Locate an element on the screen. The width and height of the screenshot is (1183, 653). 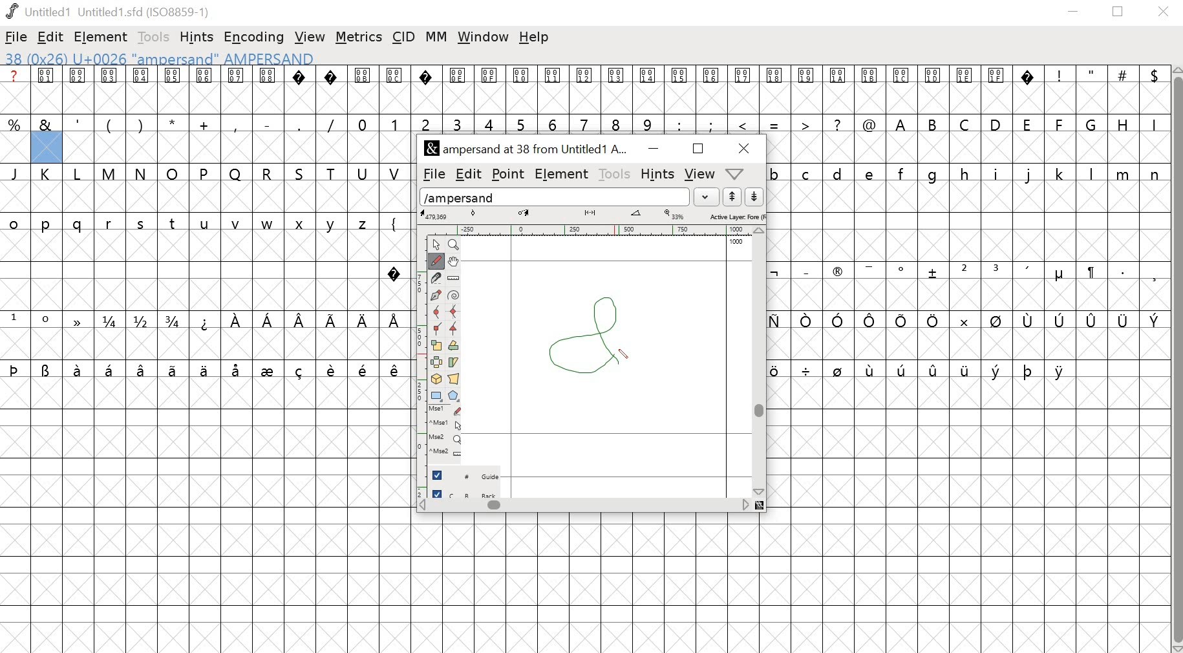
0002 is located at coordinates (79, 89).